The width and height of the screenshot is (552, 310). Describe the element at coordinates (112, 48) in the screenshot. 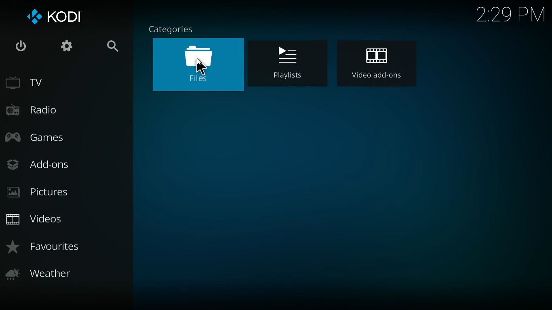

I see `search` at that location.